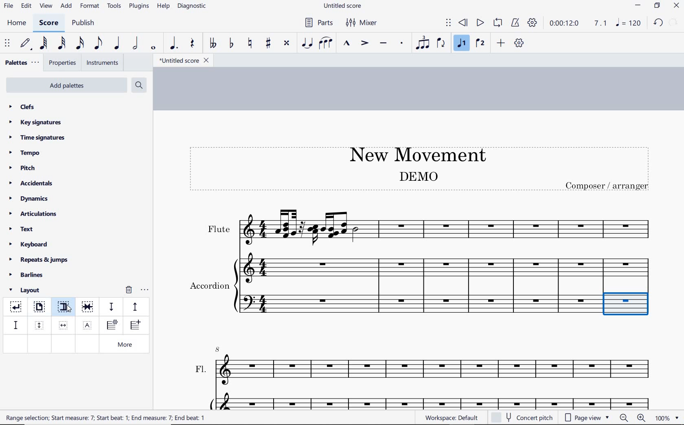  Describe the element at coordinates (8, 44) in the screenshot. I see `select to move` at that location.